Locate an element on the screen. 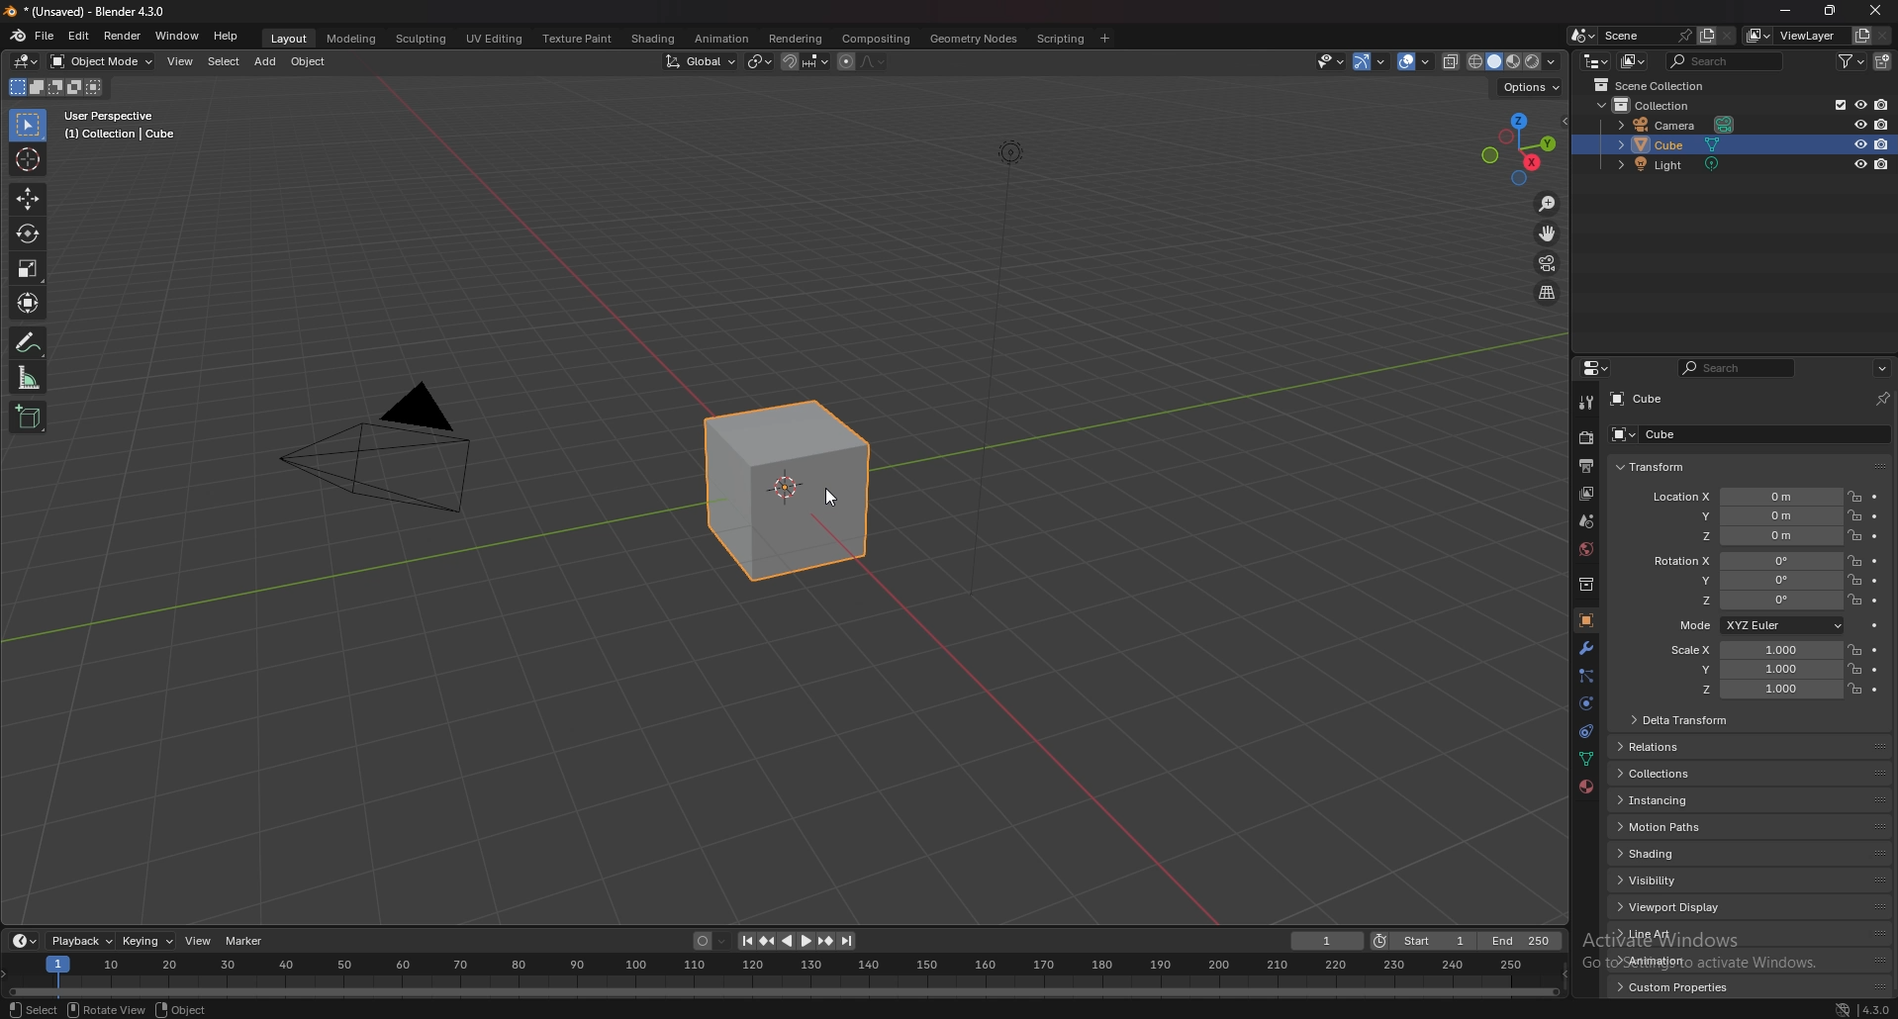  disable in renders is located at coordinates (1882, 163).